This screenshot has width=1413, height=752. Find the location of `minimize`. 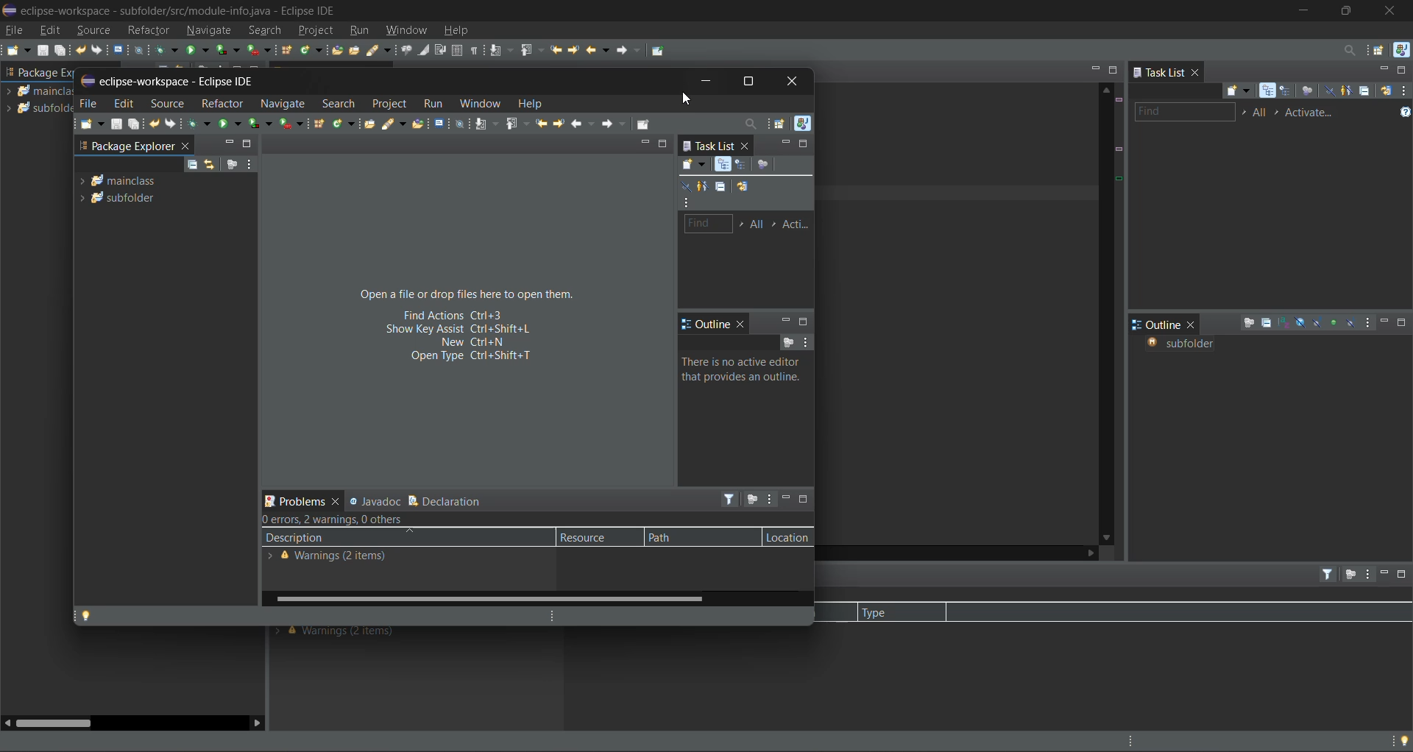

minimize is located at coordinates (1387, 573).